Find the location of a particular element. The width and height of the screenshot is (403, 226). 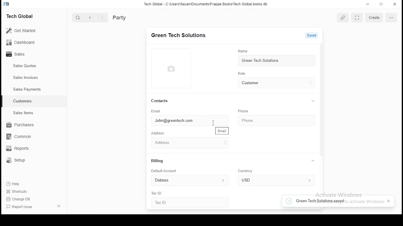

toggle between form and fullscreen is located at coordinates (357, 19).